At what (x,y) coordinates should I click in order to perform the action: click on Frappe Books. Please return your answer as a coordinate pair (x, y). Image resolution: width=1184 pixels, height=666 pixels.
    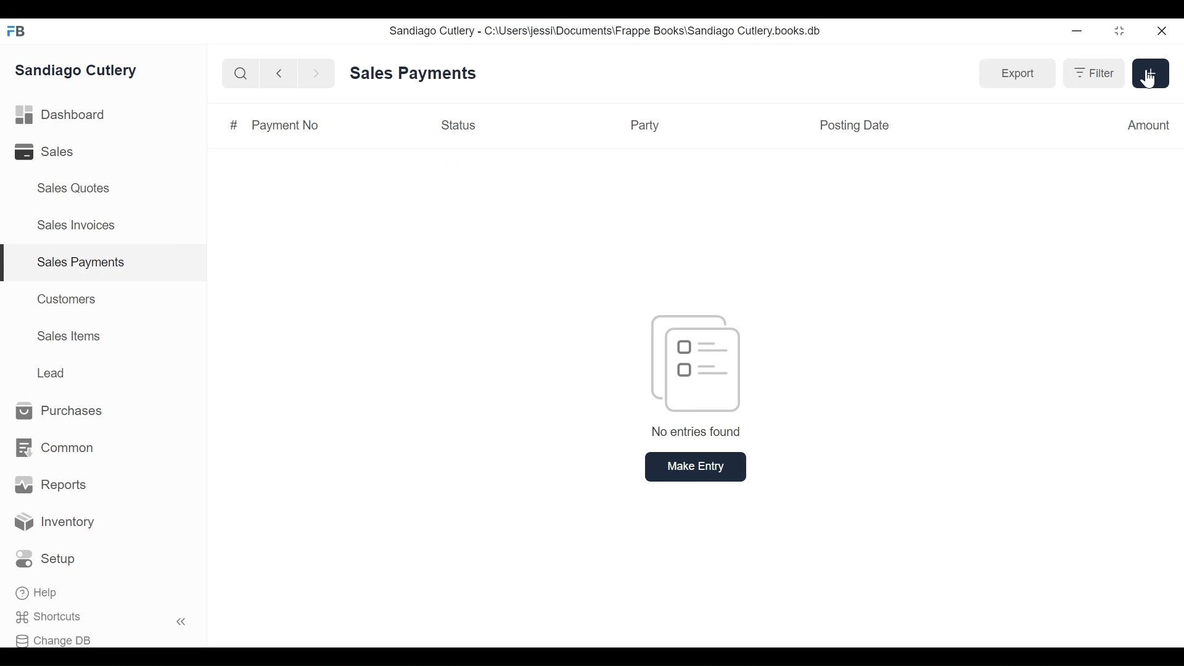
    Looking at the image, I should click on (17, 31).